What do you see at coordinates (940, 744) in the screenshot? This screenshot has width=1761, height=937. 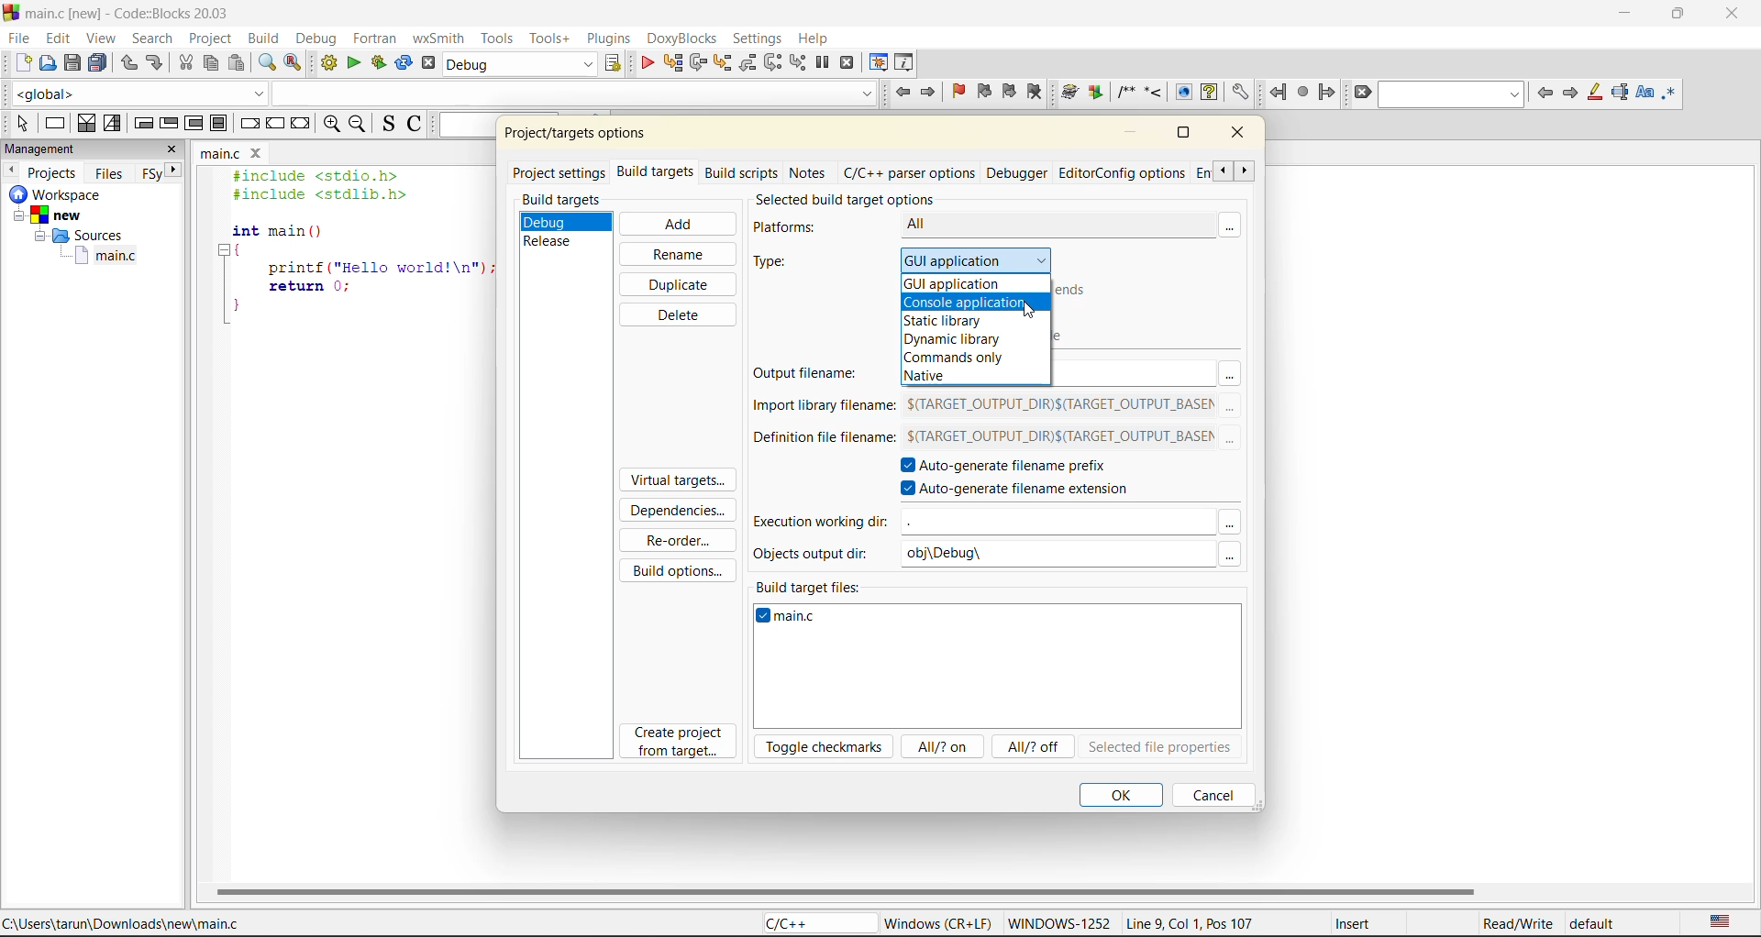 I see `all/?on` at bounding box center [940, 744].